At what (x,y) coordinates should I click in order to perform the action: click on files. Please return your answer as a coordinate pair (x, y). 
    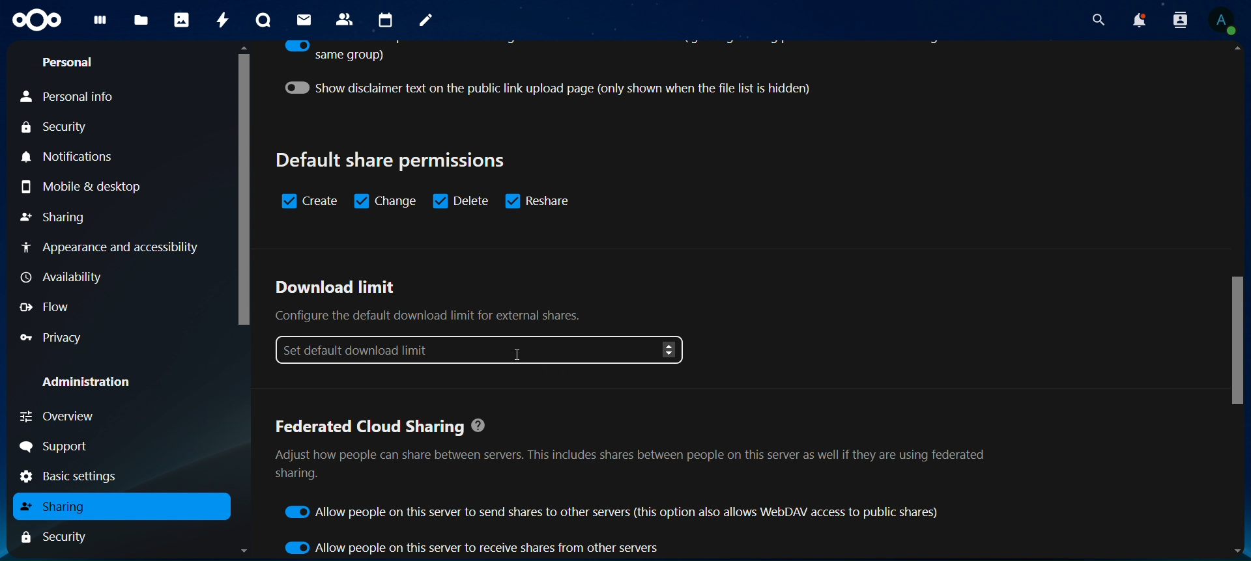
    Looking at the image, I should click on (142, 21).